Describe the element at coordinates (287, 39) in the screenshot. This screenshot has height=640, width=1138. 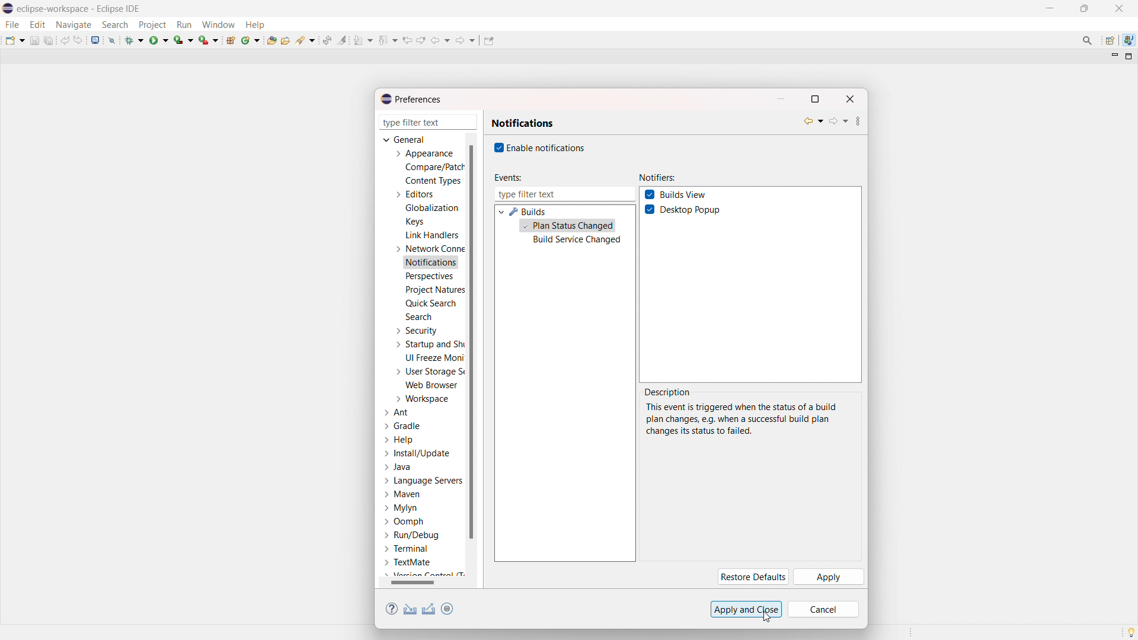
I see `open task` at that location.